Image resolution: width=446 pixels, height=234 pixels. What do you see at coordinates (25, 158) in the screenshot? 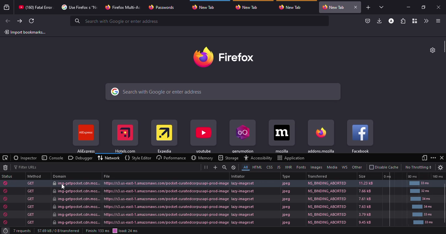
I see `inspector` at bounding box center [25, 158].